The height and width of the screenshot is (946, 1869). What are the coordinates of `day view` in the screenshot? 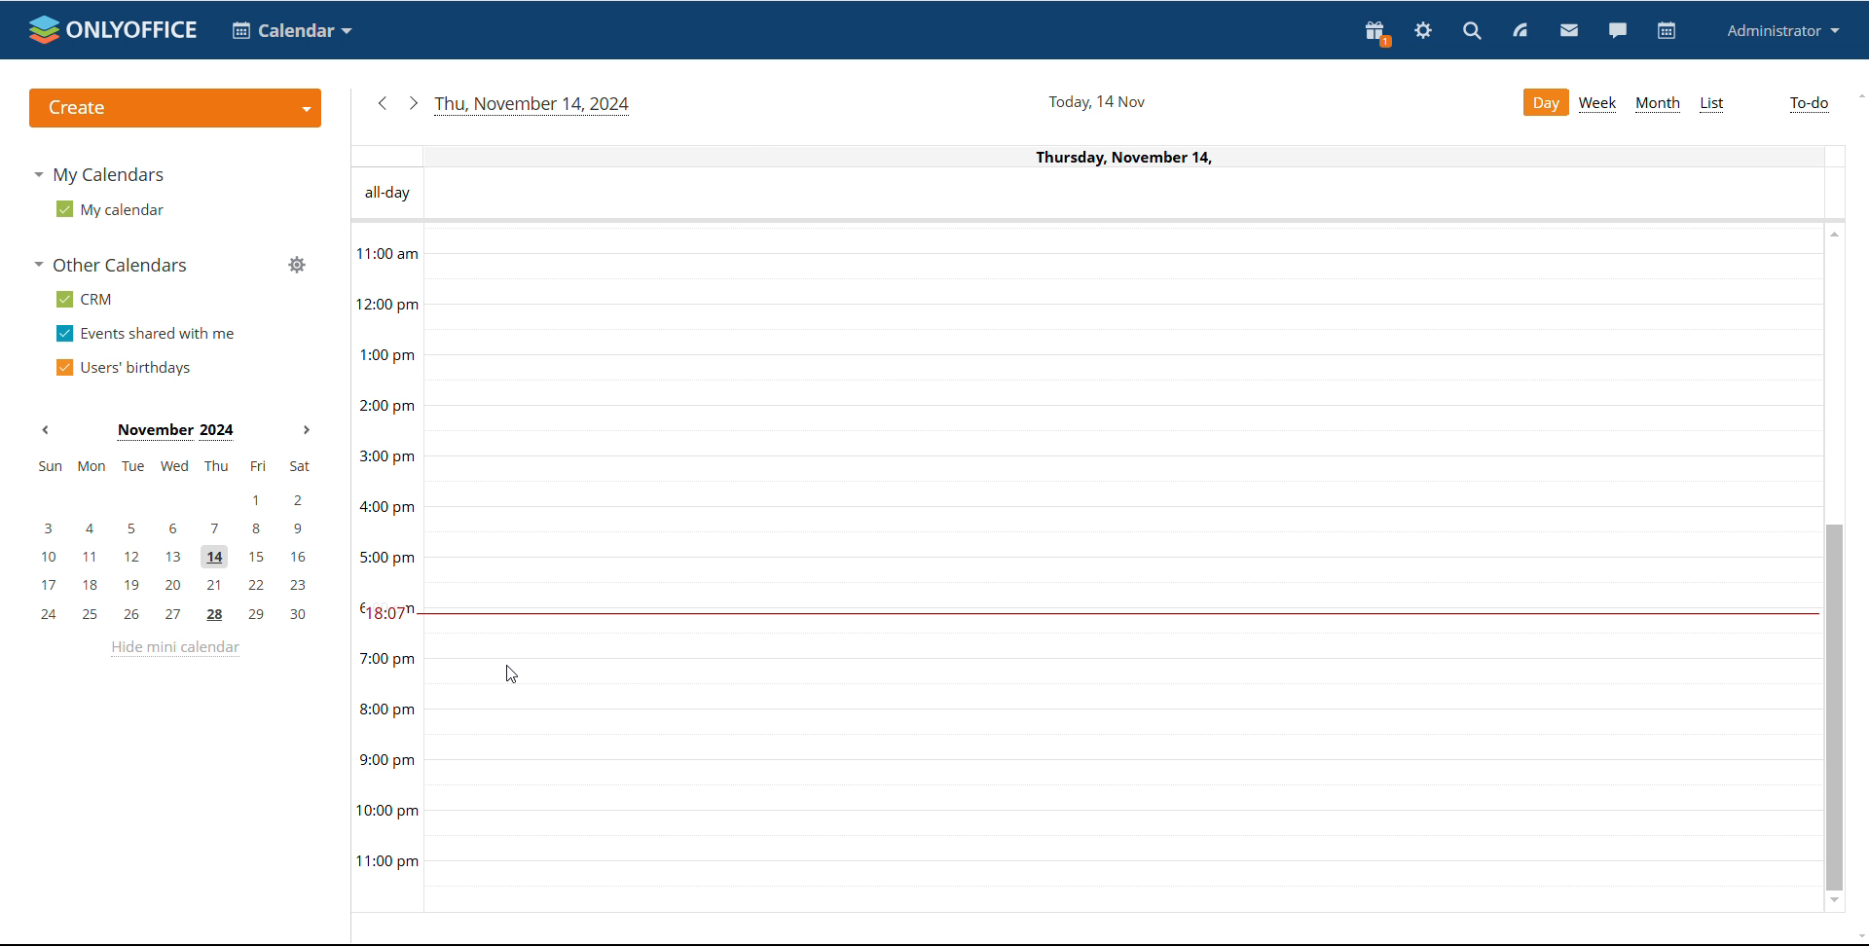 It's located at (1545, 102).